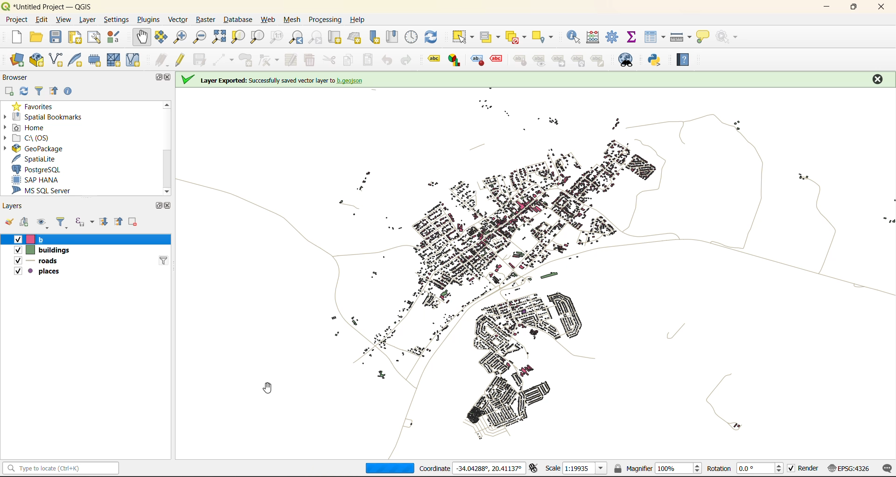  Describe the element at coordinates (609, 52) in the screenshot. I see `close` at that location.